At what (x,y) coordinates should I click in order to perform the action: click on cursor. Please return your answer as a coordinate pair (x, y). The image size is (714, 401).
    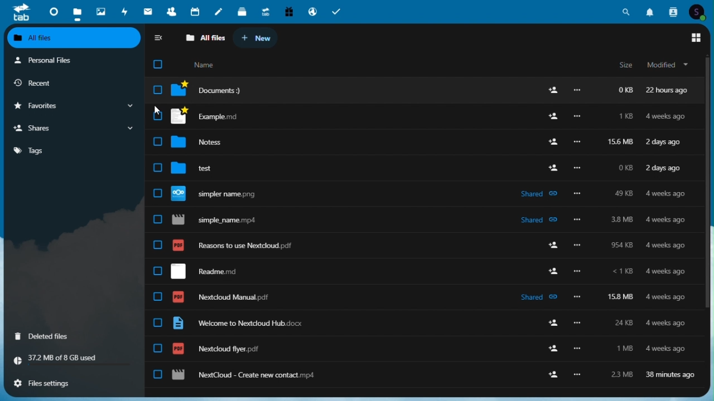
    Looking at the image, I should click on (155, 111).